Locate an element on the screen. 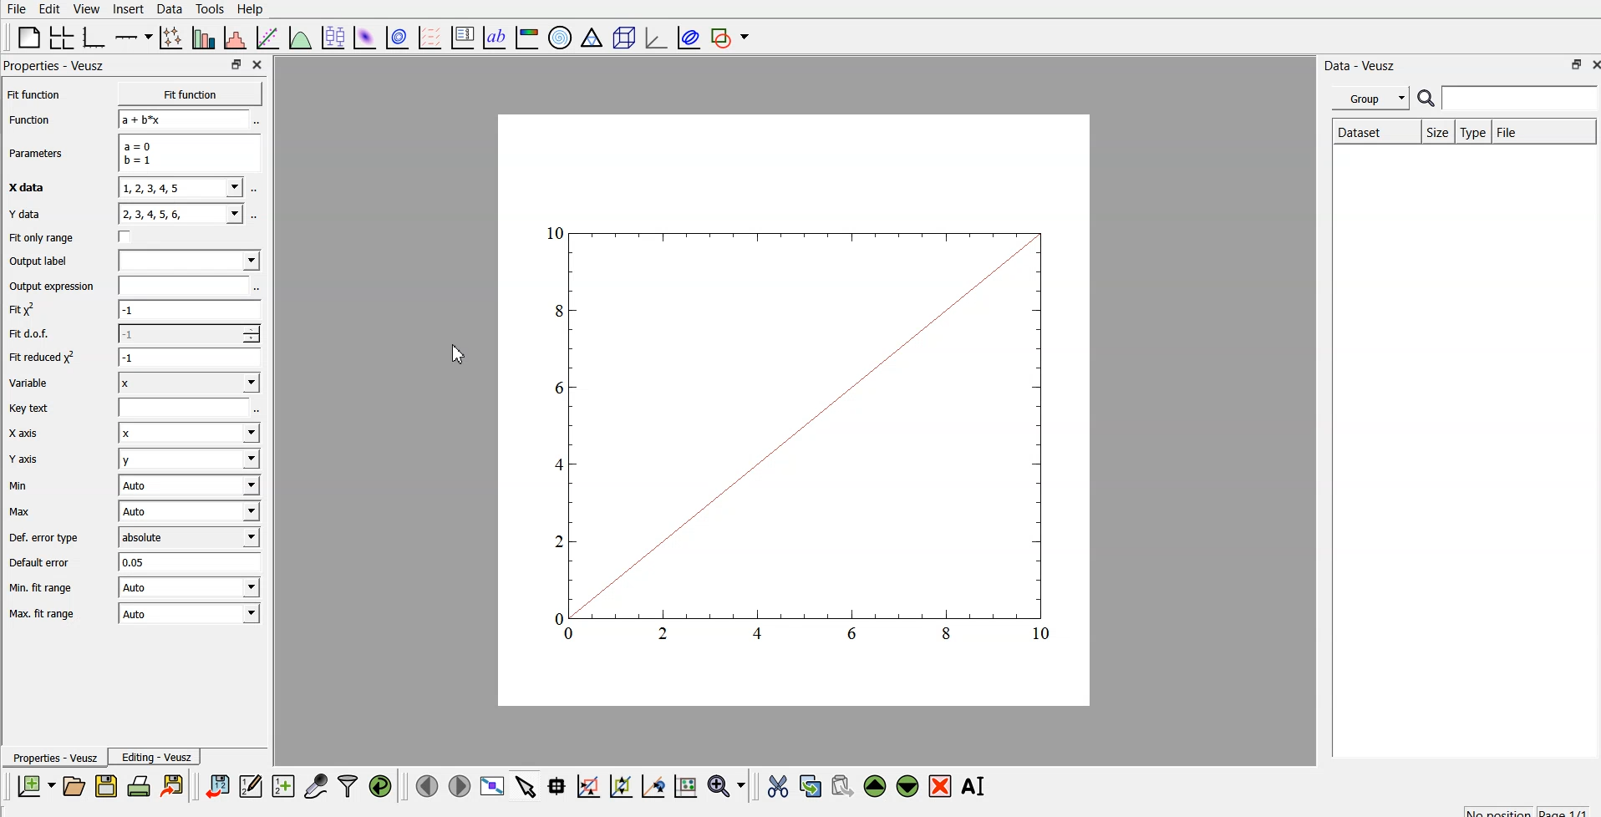  move down the selected widget is located at coordinates (907, 786).